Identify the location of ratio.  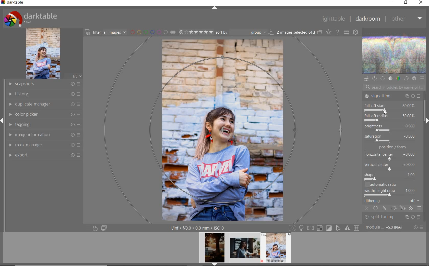
(394, 189).